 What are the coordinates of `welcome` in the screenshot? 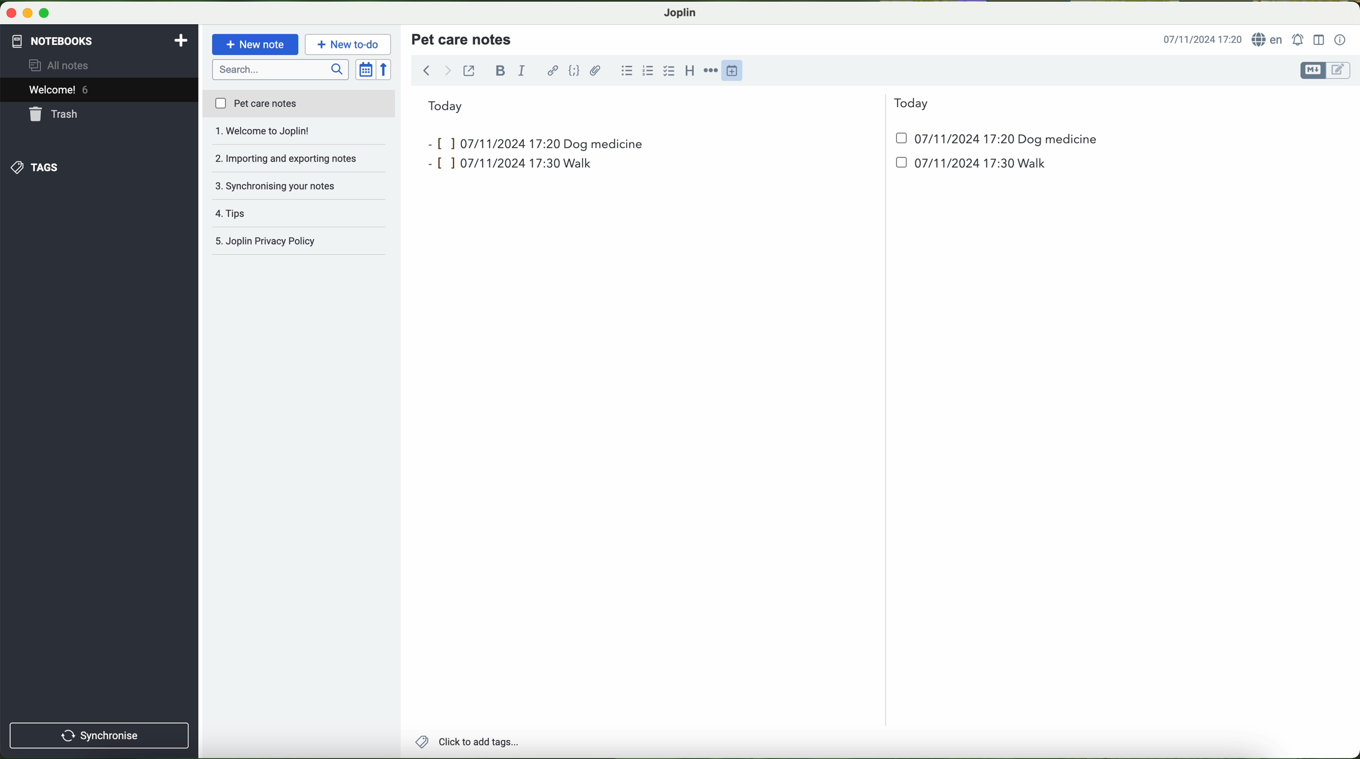 It's located at (99, 91).